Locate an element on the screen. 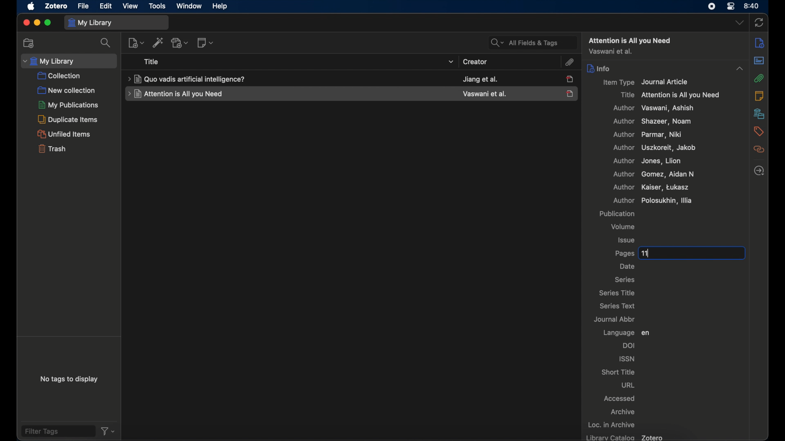 This screenshot has height=441, width=785. dropdown menu is located at coordinates (739, 23).